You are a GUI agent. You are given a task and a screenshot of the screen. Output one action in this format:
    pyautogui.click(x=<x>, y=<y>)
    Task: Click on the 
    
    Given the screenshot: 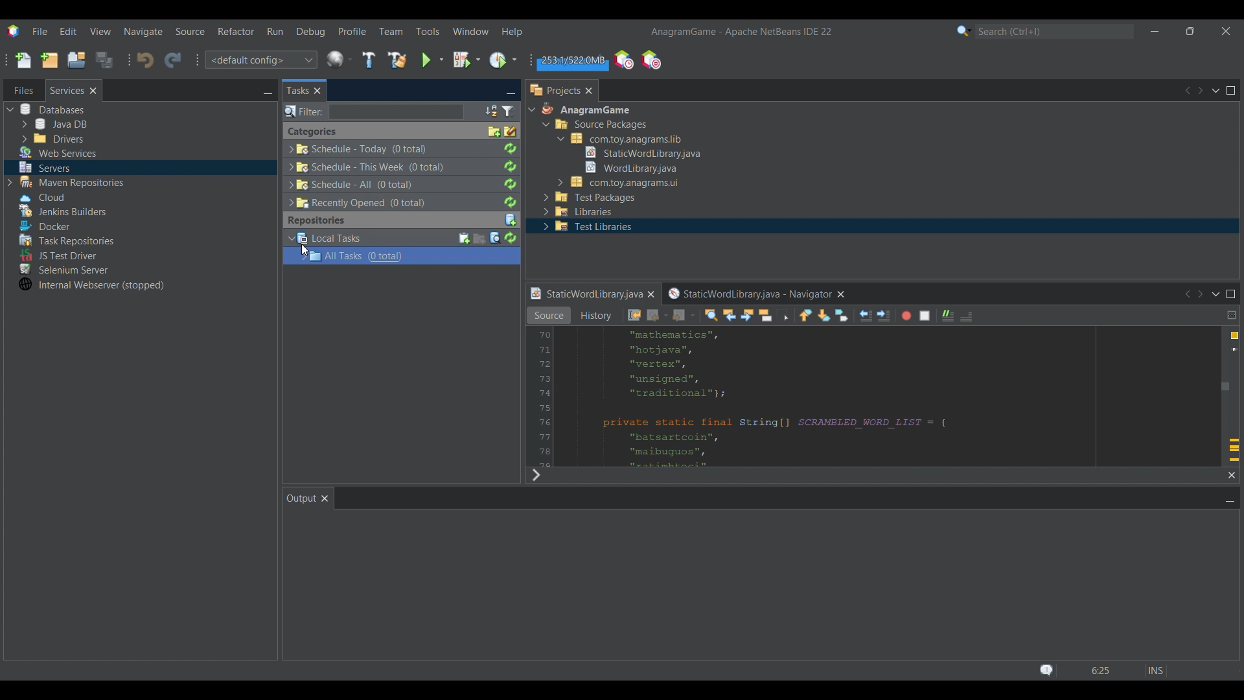 What is the action you would take?
    pyautogui.click(x=656, y=315)
    